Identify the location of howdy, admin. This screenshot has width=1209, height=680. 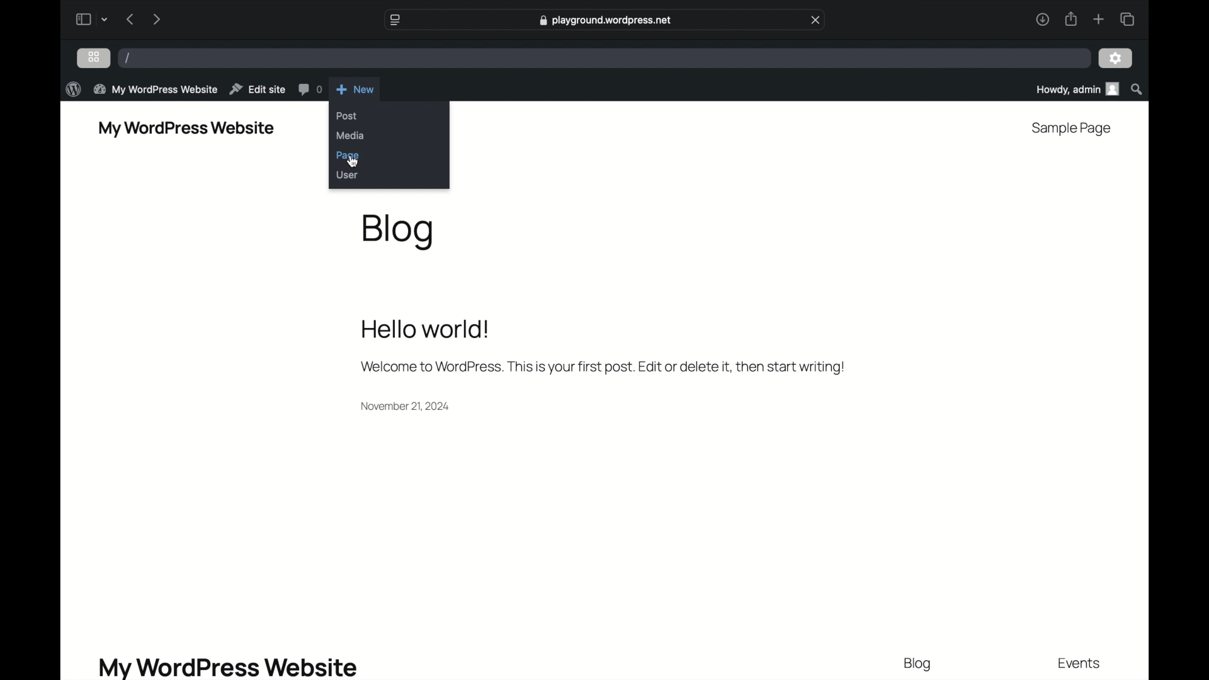
(1076, 89).